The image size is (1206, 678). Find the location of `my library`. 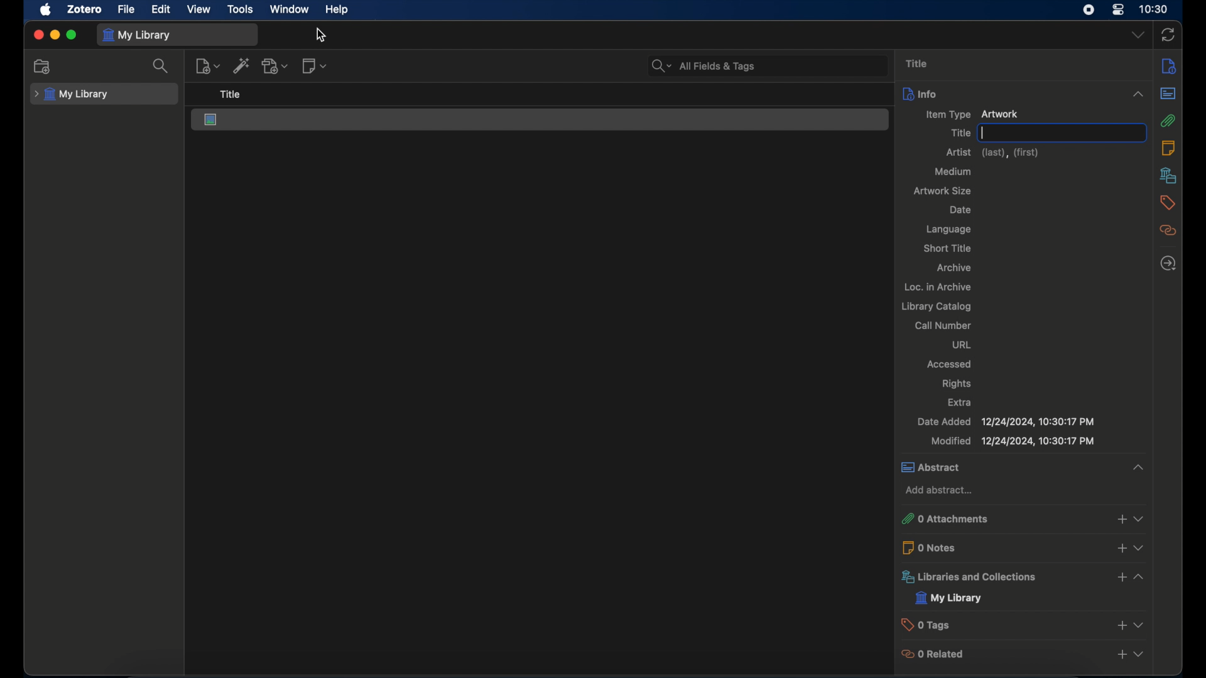

my library is located at coordinates (136, 35).